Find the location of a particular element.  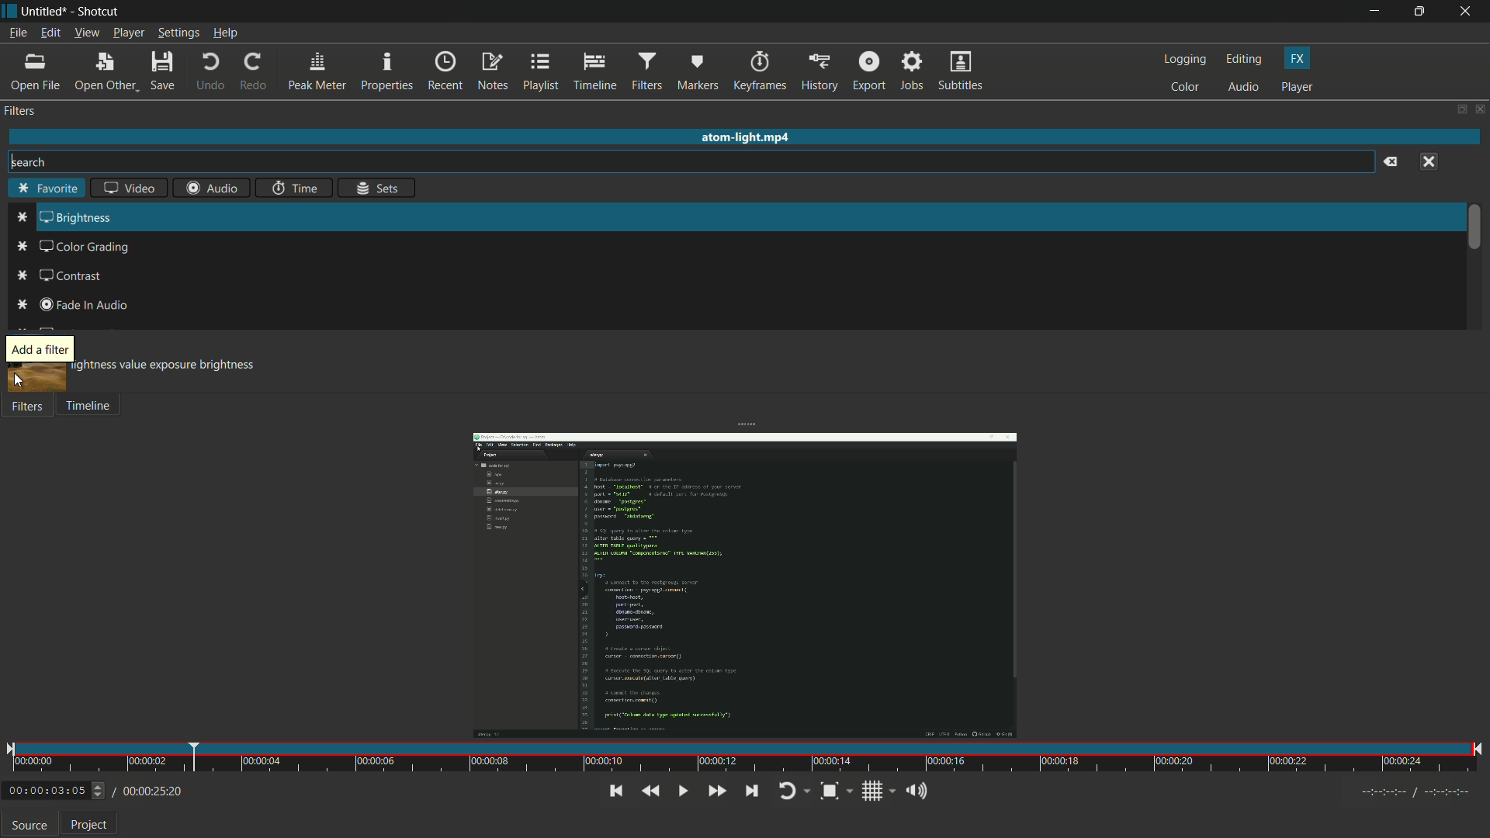

up and down is located at coordinates (100, 791).